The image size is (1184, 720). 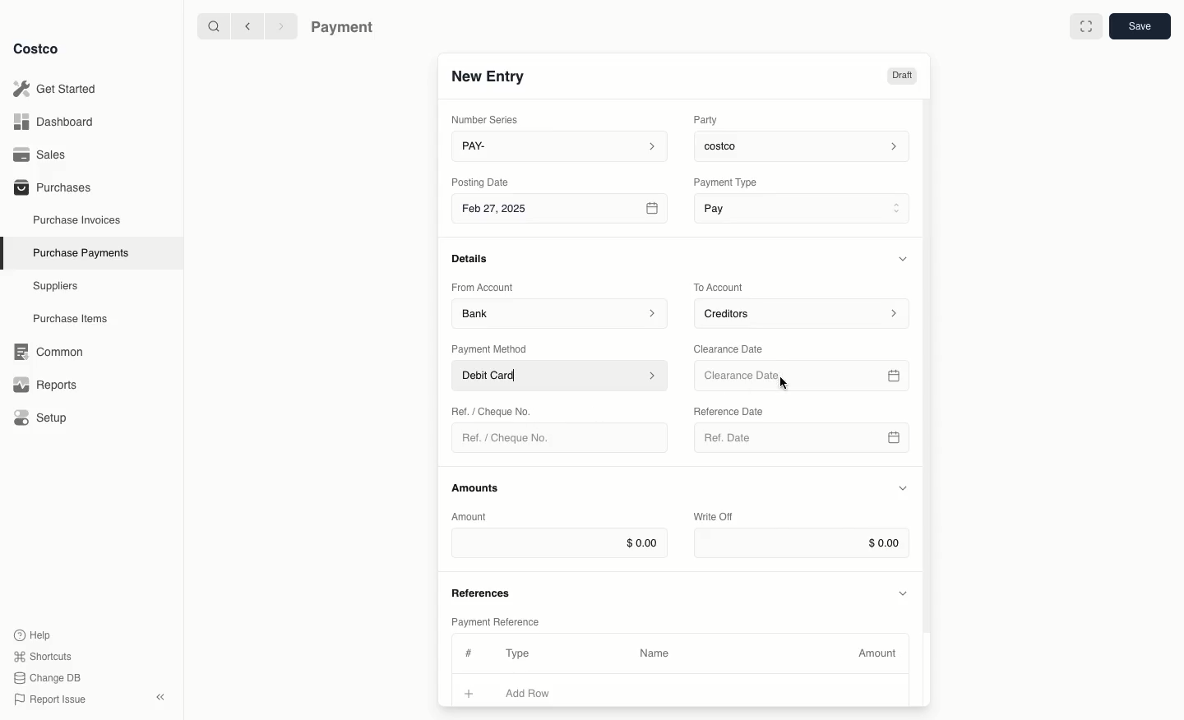 What do you see at coordinates (904, 592) in the screenshot?
I see `Hide` at bounding box center [904, 592].